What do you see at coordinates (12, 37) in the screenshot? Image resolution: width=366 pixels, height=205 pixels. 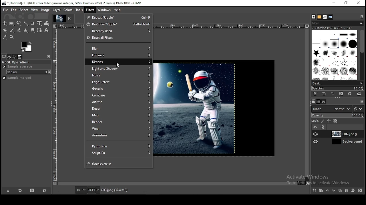 I see `zoom tool` at bounding box center [12, 37].